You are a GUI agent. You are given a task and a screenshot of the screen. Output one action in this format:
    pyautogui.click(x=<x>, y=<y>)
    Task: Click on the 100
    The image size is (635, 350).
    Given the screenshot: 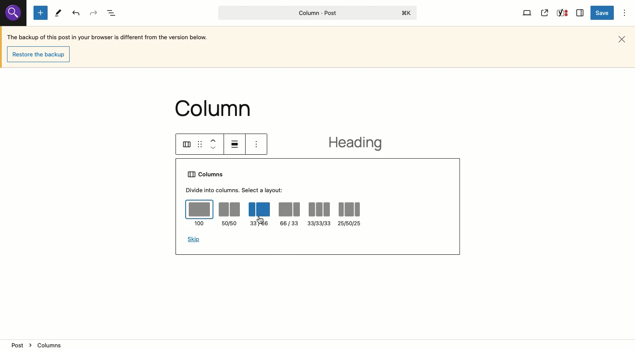 What is the action you would take?
    pyautogui.click(x=199, y=213)
    